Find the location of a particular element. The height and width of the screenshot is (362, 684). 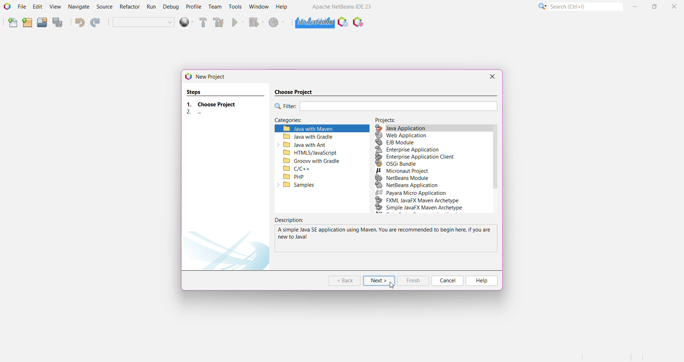

Team is located at coordinates (215, 7).